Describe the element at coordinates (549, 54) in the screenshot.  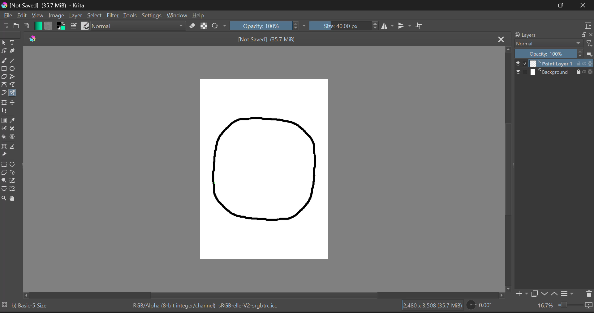
I see `Opacity` at that location.